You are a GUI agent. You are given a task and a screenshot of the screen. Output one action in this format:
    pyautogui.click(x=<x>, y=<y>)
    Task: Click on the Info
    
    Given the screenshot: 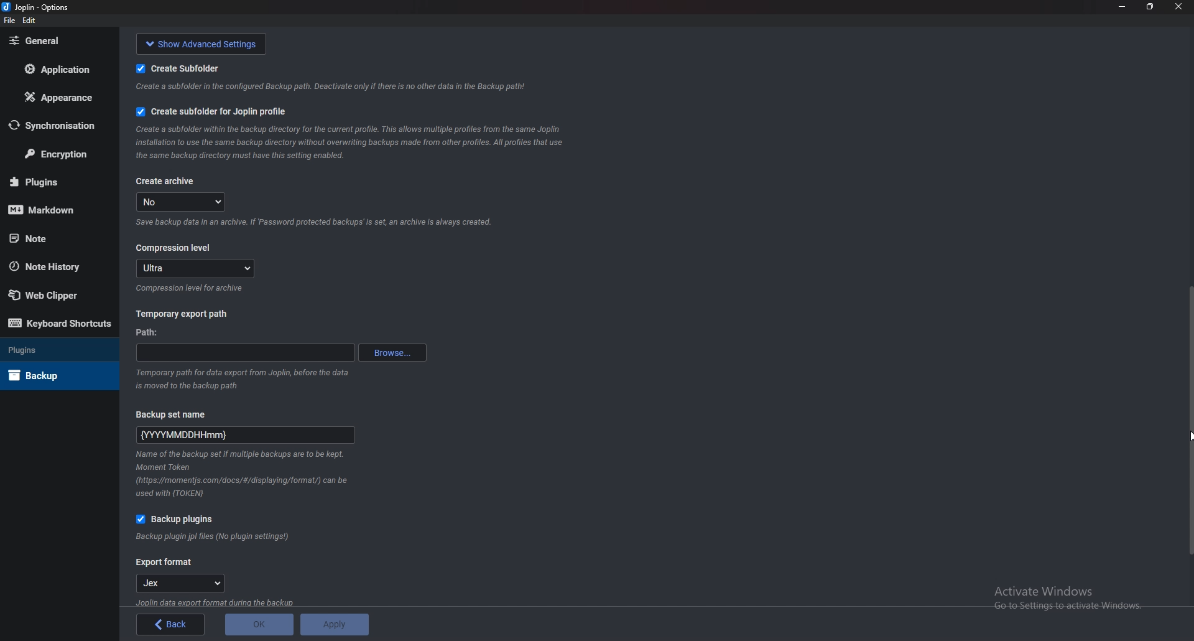 What is the action you would take?
    pyautogui.click(x=316, y=222)
    